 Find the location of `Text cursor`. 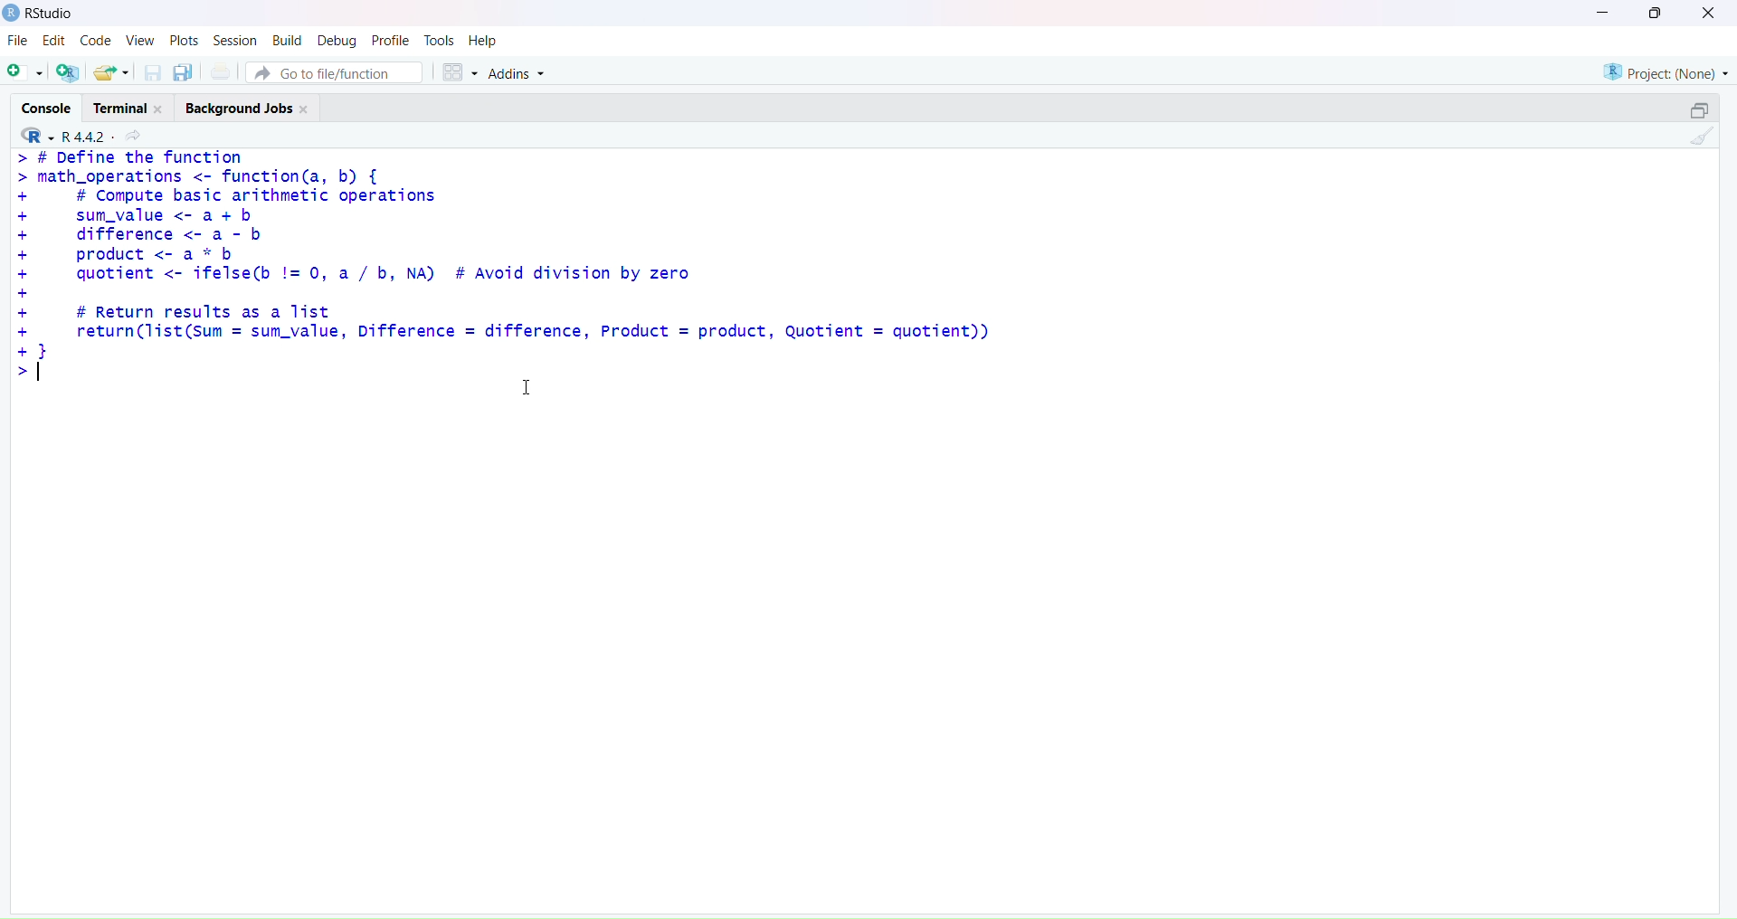

Text cursor is located at coordinates (529, 389).